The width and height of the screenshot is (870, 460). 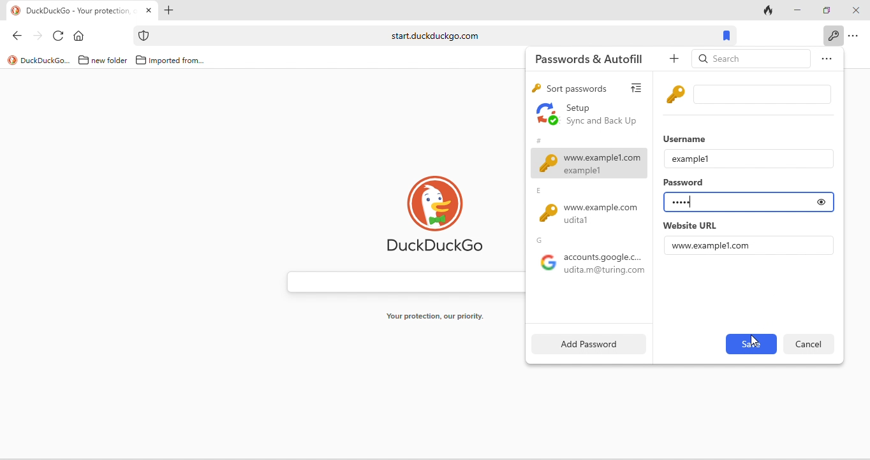 What do you see at coordinates (855, 11) in the screenshot?
I see `close` at bounding box center [855, 11].